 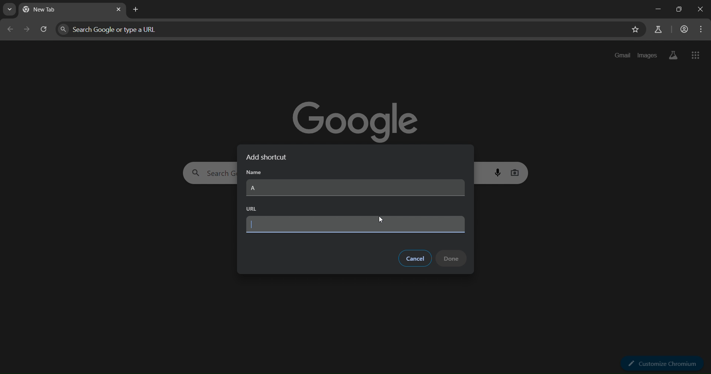 I want to click on A, so click(x=356, y=188).